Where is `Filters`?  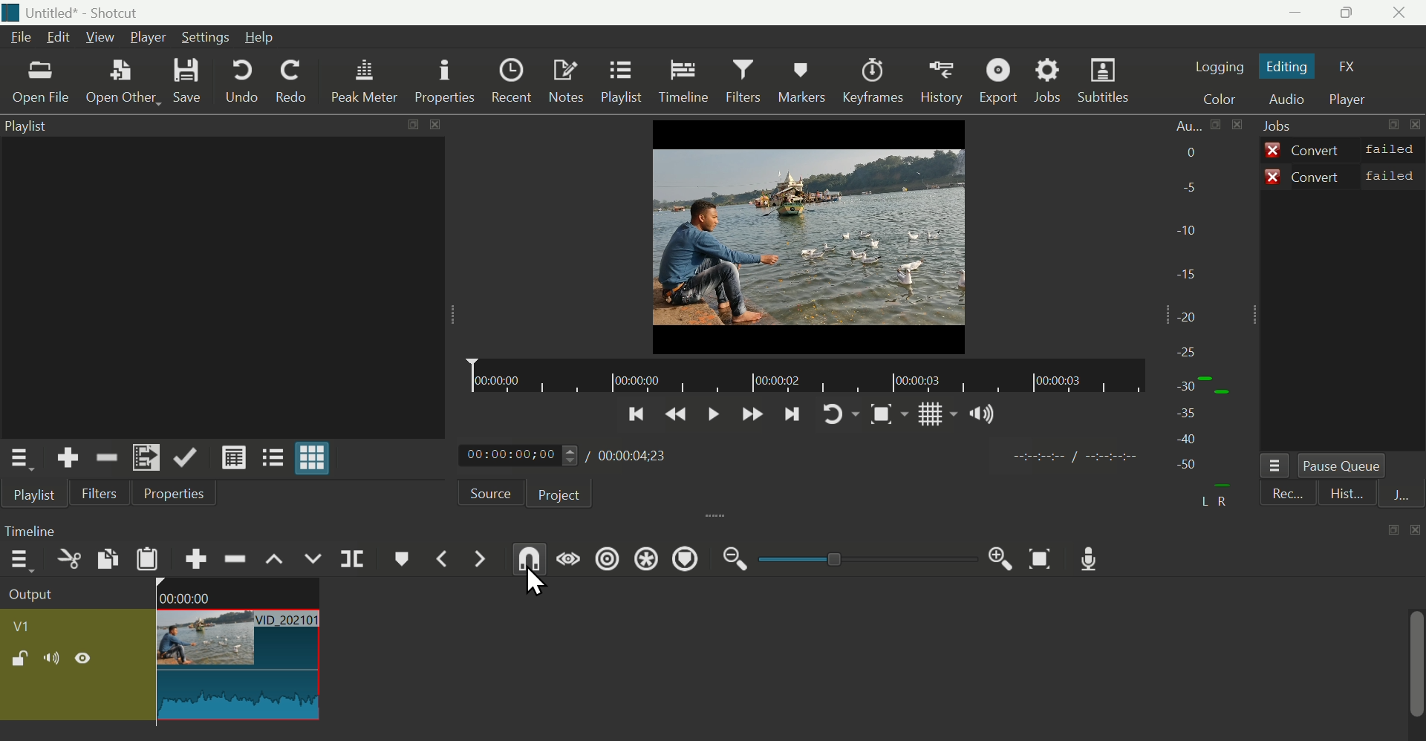
Filters is located at coordinates (743, 82).